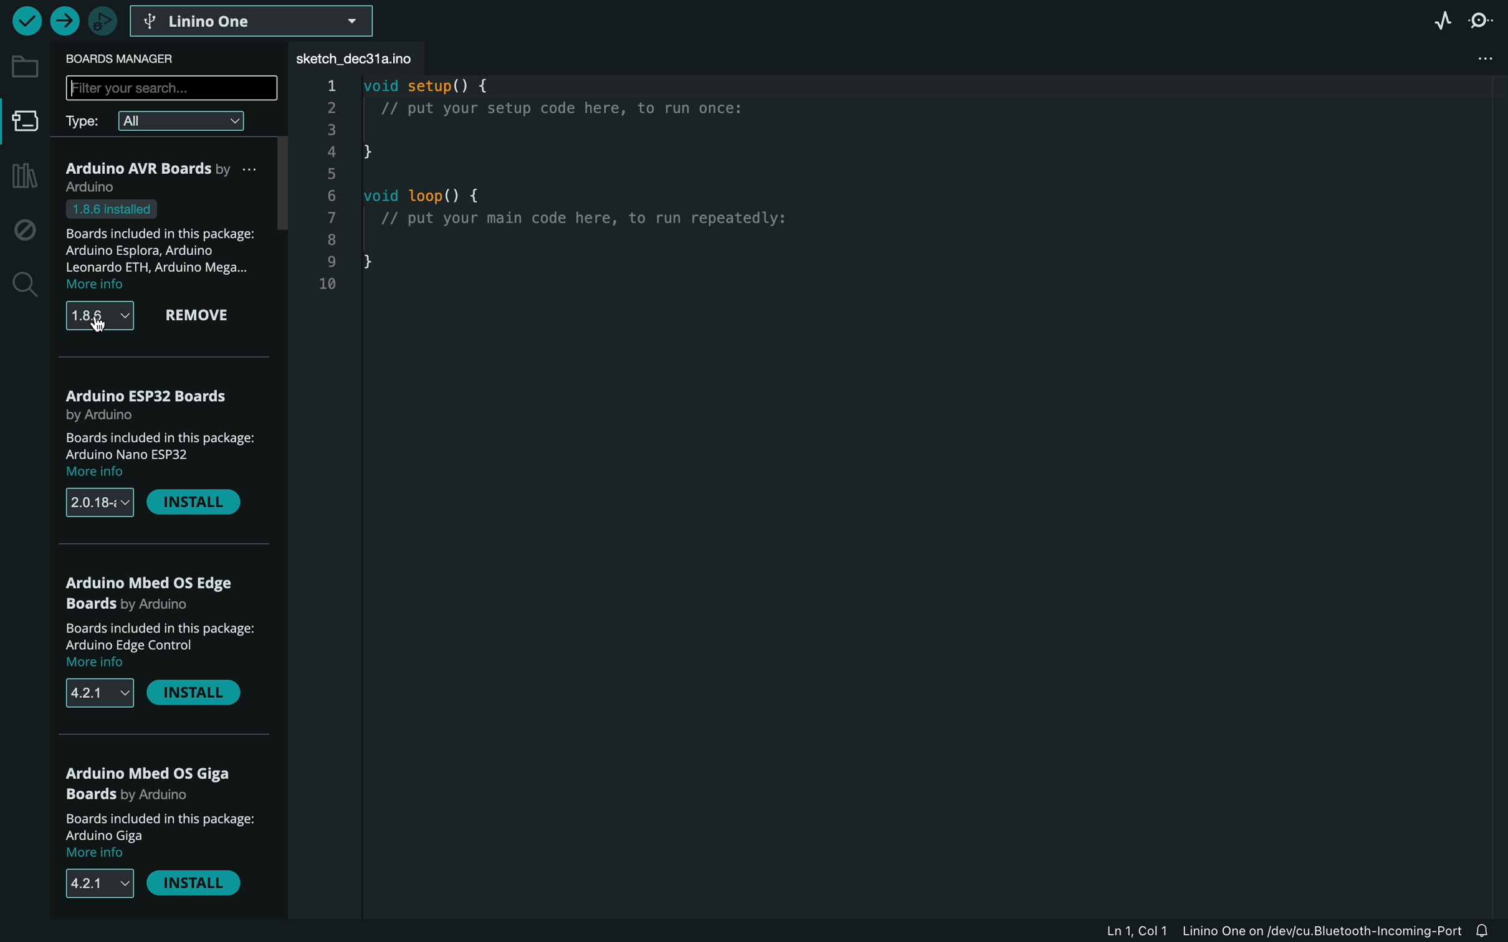 Image resolution: width=1508 pixels, height=942 pixels. I want to click on remove, so click(206, 317).